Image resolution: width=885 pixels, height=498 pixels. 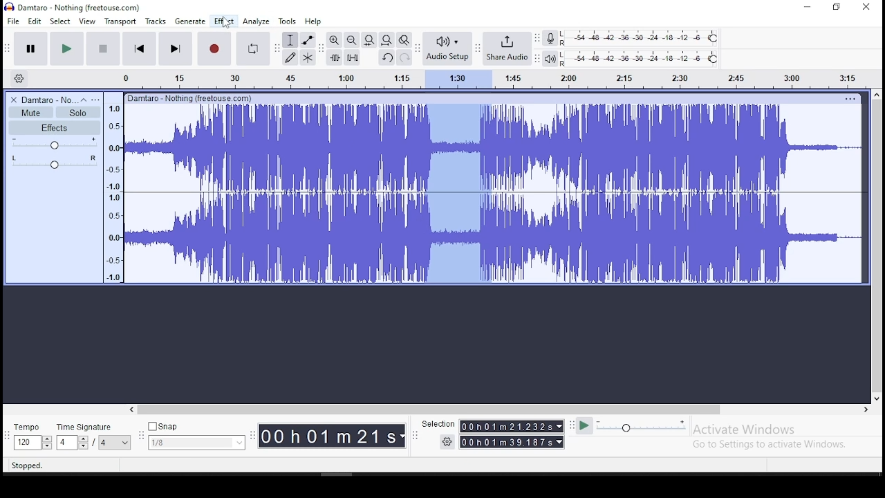 I want to click on , so click(x=537, y=57).